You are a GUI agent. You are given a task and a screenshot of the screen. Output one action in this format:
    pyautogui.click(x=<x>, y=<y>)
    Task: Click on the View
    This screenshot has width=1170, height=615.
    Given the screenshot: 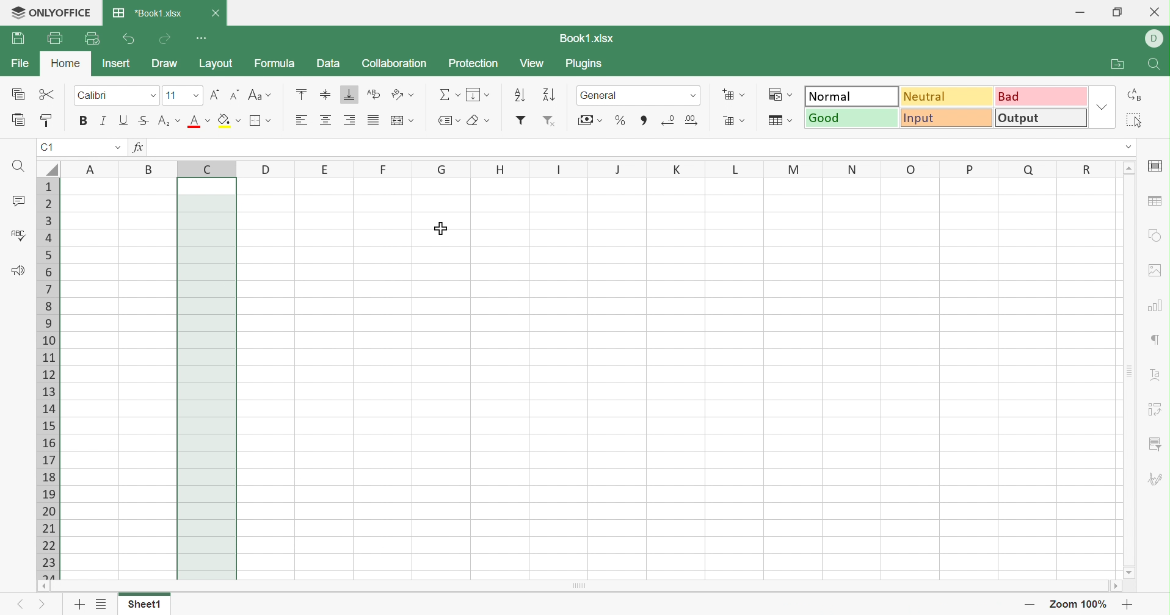 What is the action you would take?
    pyautogui.click(x=532, y=63)
    